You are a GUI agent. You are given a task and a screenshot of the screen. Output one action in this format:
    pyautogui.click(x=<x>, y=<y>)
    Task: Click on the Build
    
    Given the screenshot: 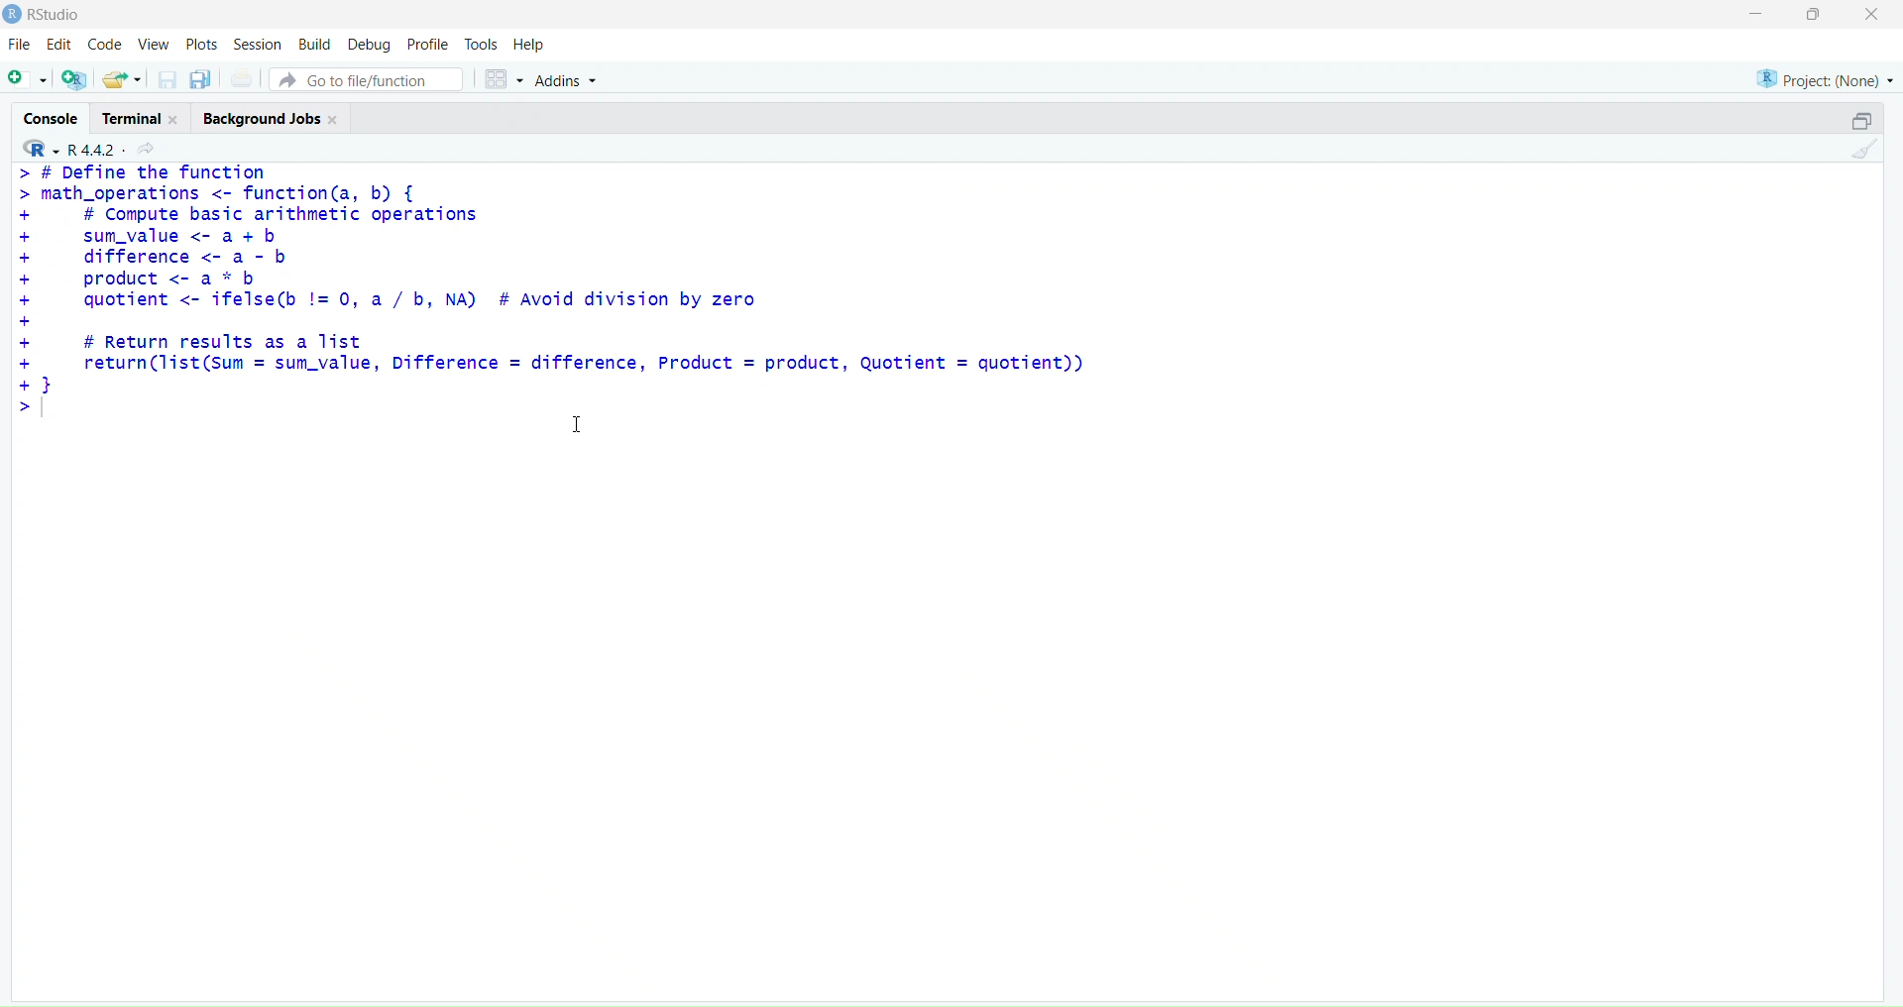 What is the action you would take?
    pyautogui.click(x=310, y=44)
    